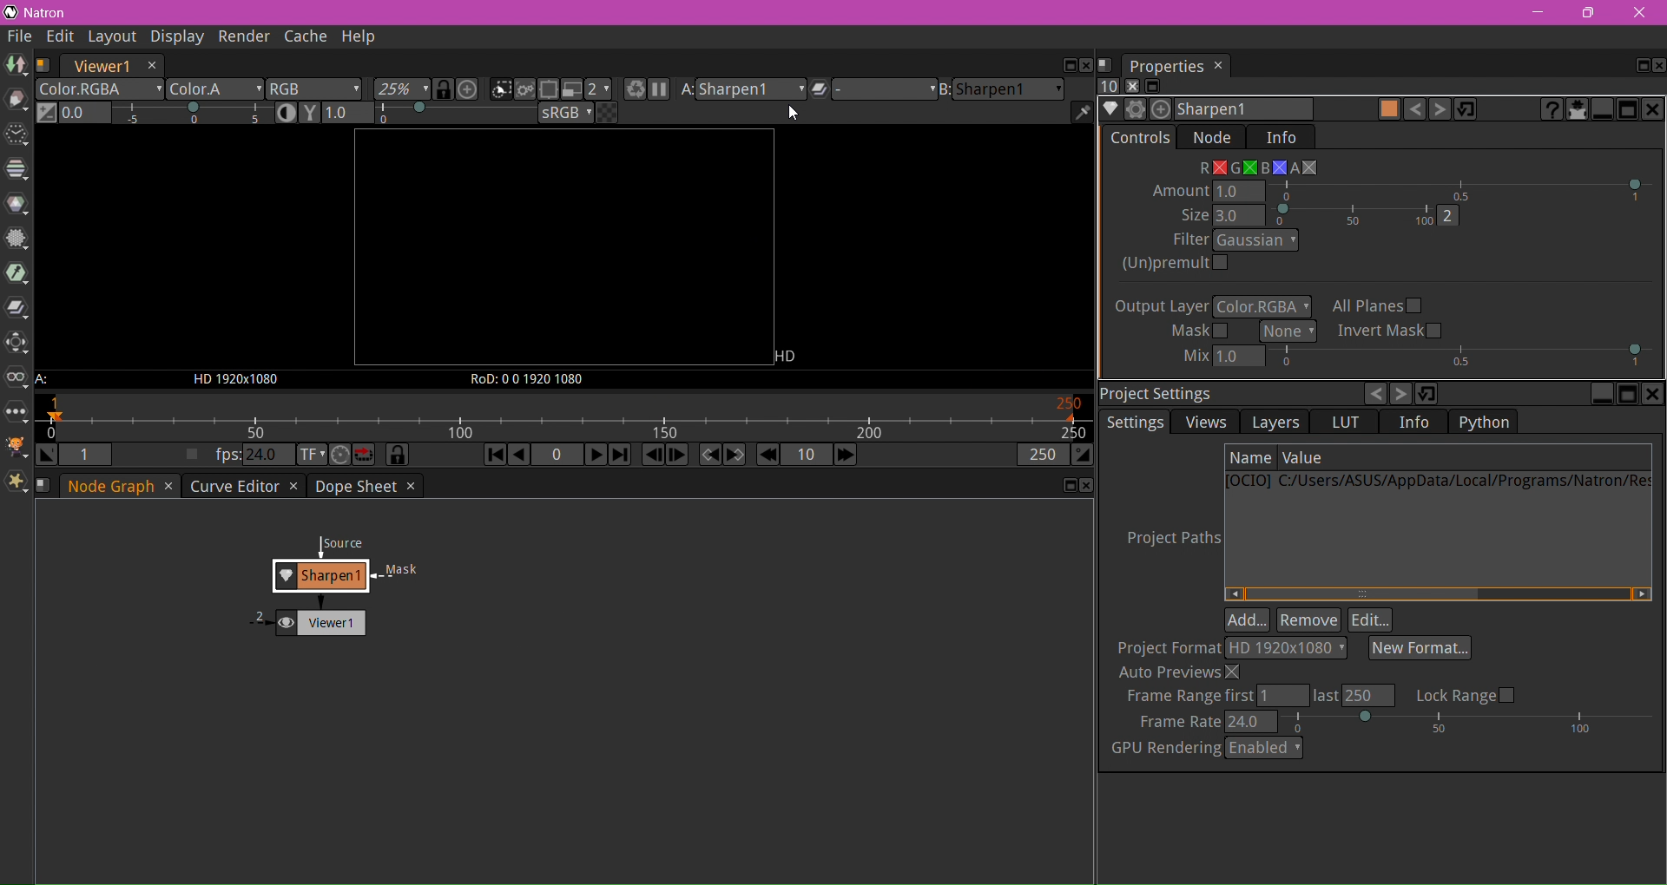  What do you see at coordinates (1305, 457) in the screenshot?
I see `Value` at bounding box center [1305, 457].